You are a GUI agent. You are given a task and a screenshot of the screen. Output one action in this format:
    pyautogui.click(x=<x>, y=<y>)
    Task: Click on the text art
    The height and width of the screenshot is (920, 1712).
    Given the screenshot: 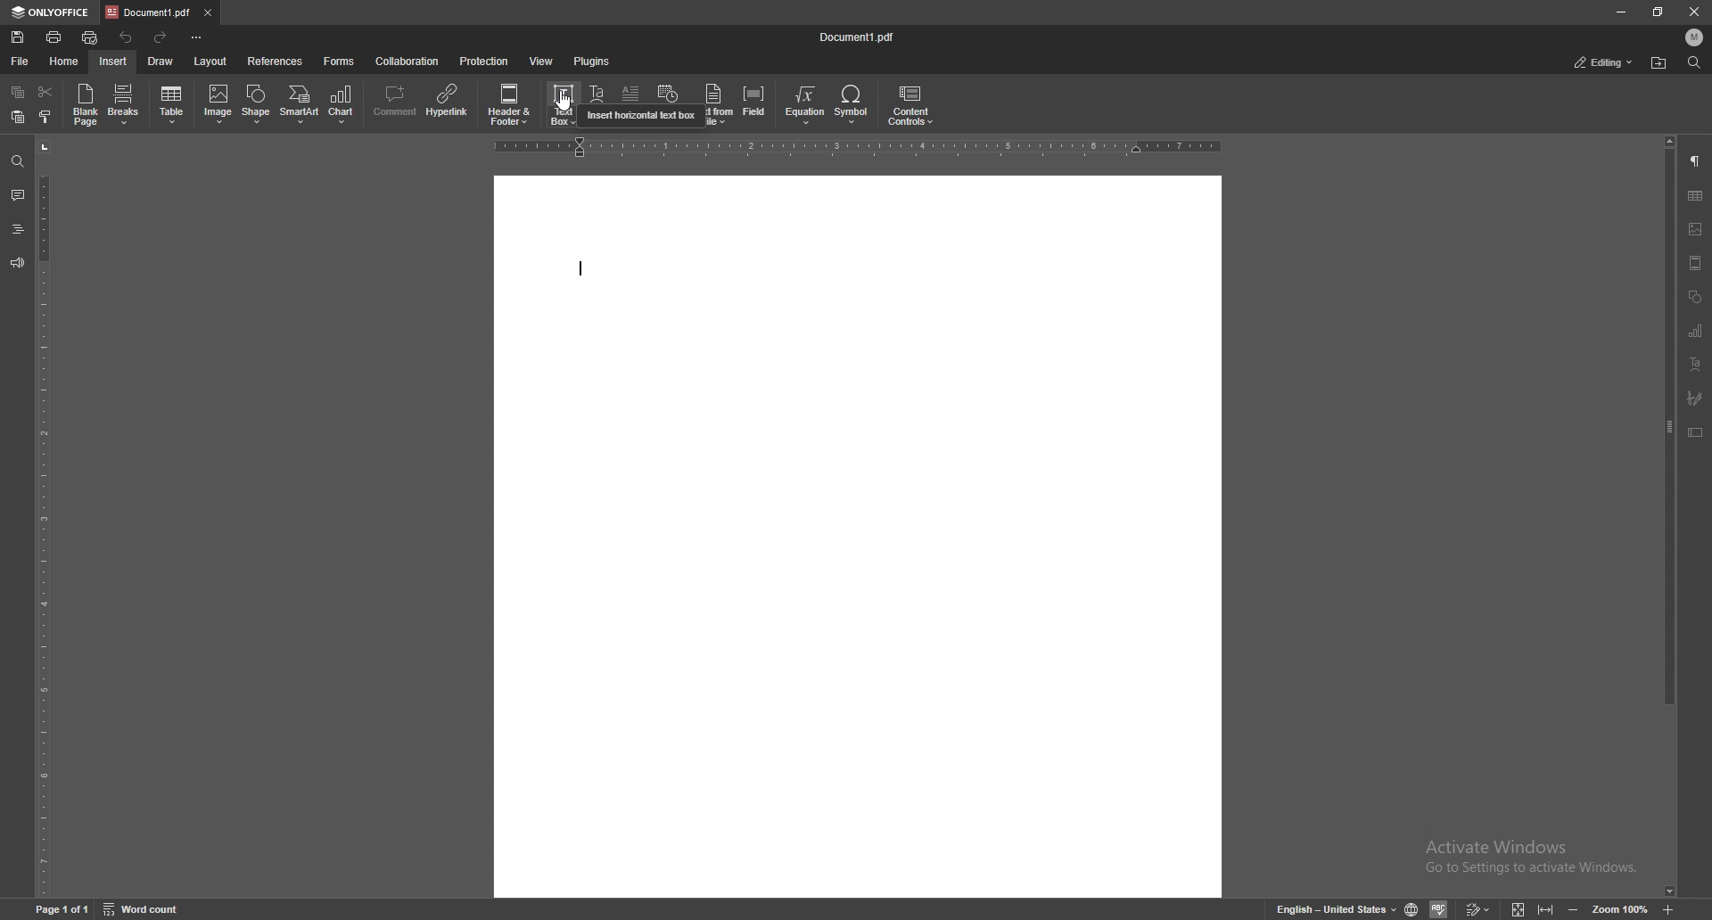 What is the action you would take?
    pyautogui.click(x=598, y=106)
    